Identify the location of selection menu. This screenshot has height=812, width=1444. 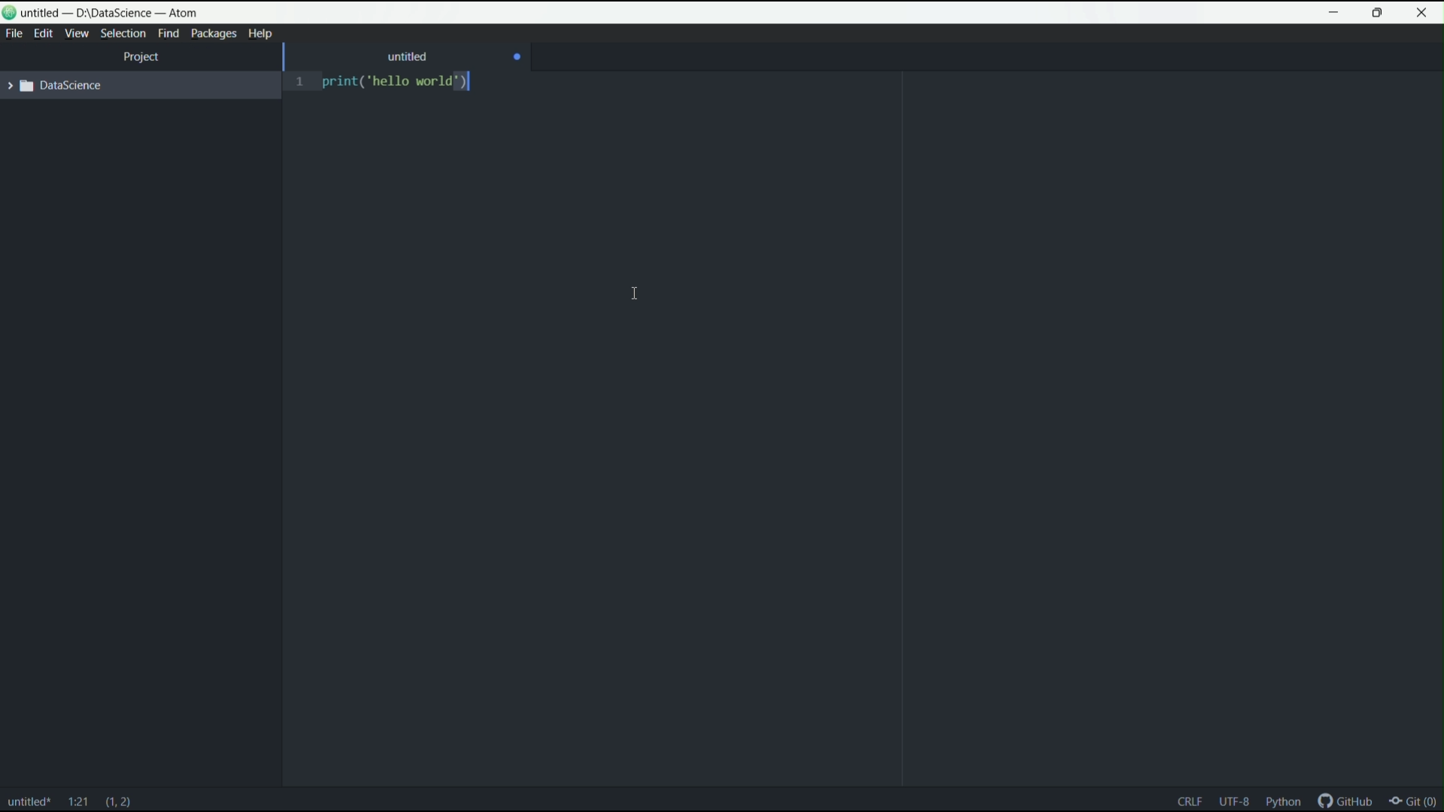
(123, 34).